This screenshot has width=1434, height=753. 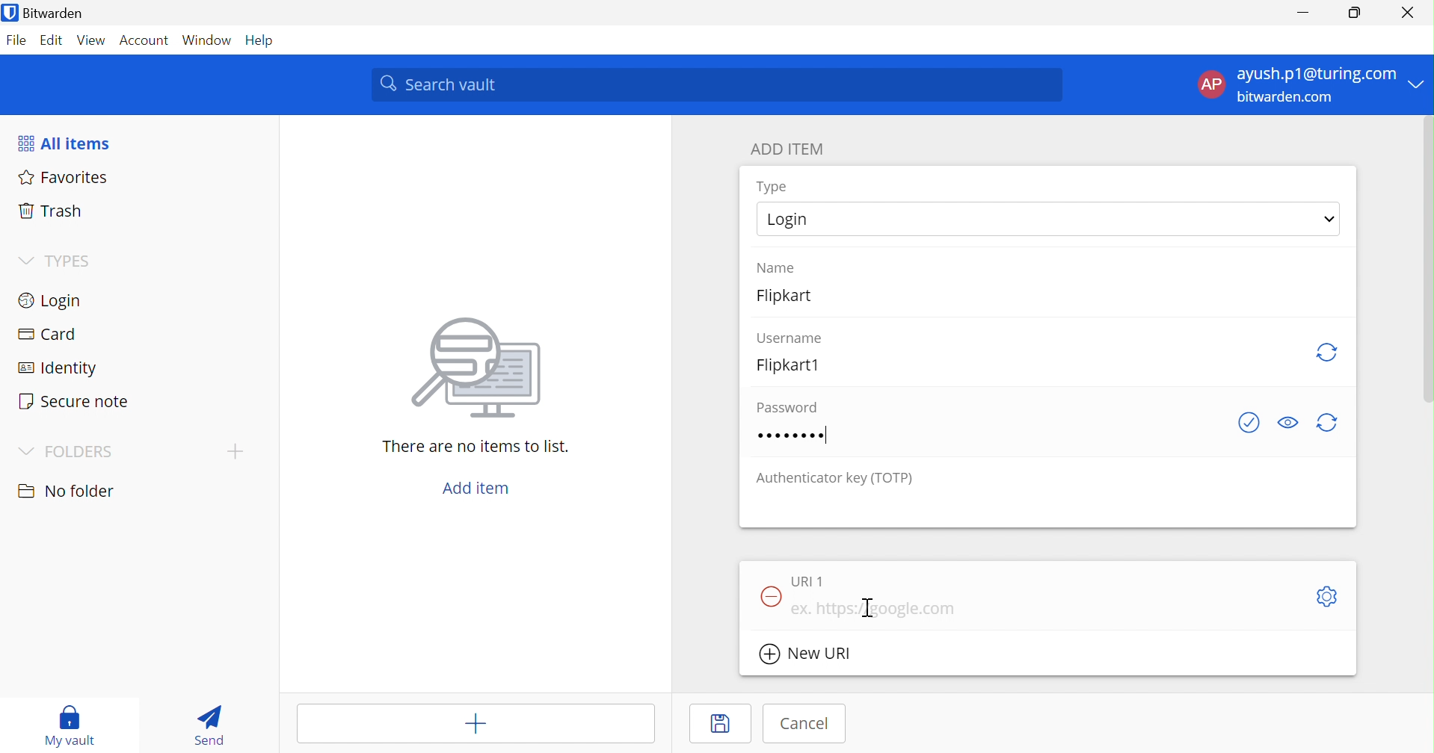 What do you see at coordinates (59, 369) in the screenshot?
I see `Identity` at bounding box center [59, 369].